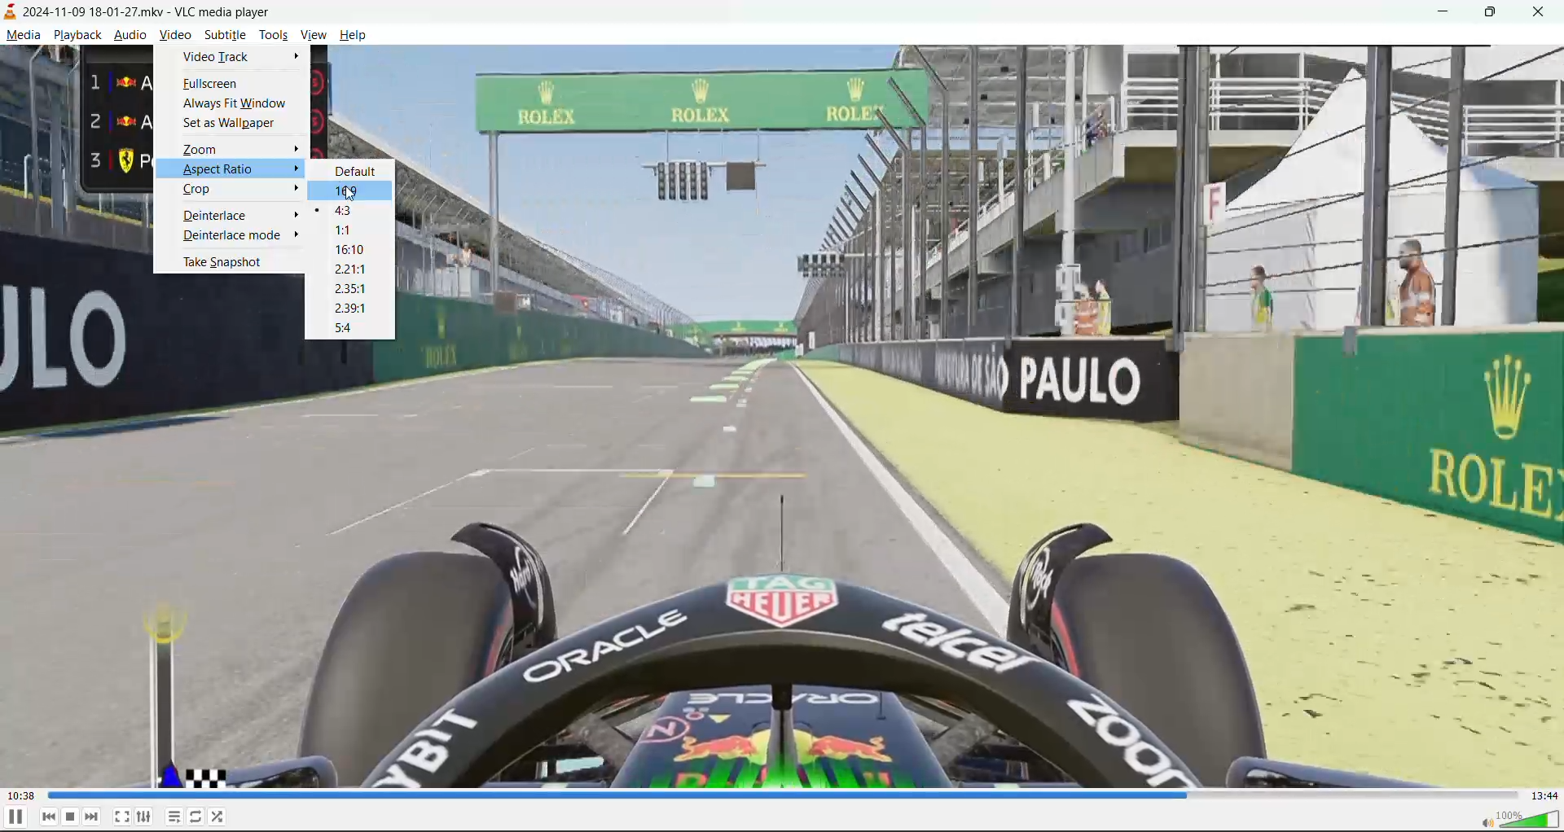 This screenshot has width=1564, height=832. What do you see at coordinates (313, 34) in the screenshot?
I see `view` at bounding box center [313, 34].